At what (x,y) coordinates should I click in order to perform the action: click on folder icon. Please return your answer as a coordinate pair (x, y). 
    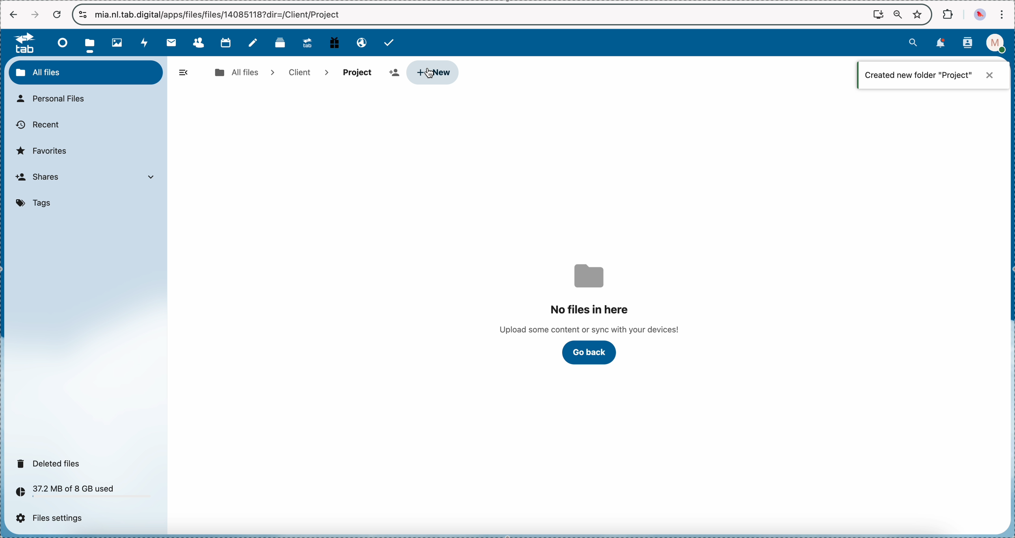
    Looking at the image, I should click on (587, 276).